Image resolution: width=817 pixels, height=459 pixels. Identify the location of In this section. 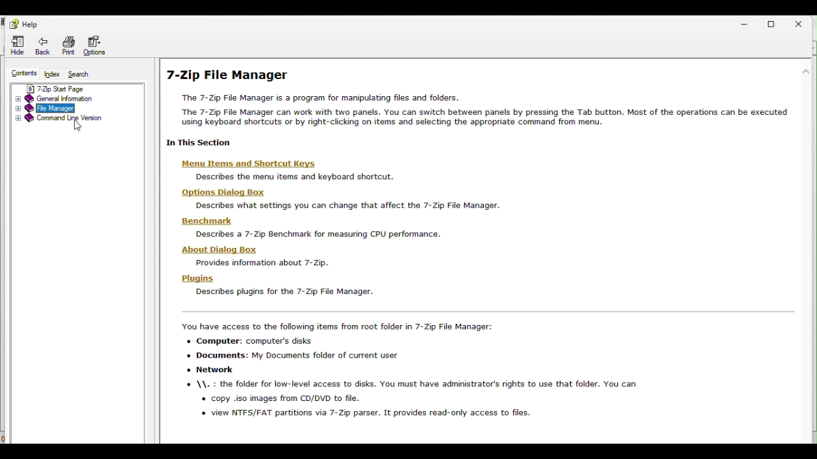
(203, 144).